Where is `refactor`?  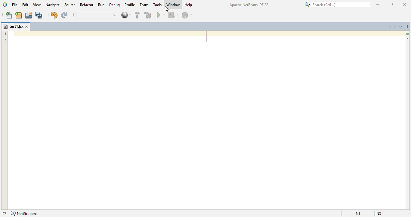
refactor is located at coordinates (87, 5).